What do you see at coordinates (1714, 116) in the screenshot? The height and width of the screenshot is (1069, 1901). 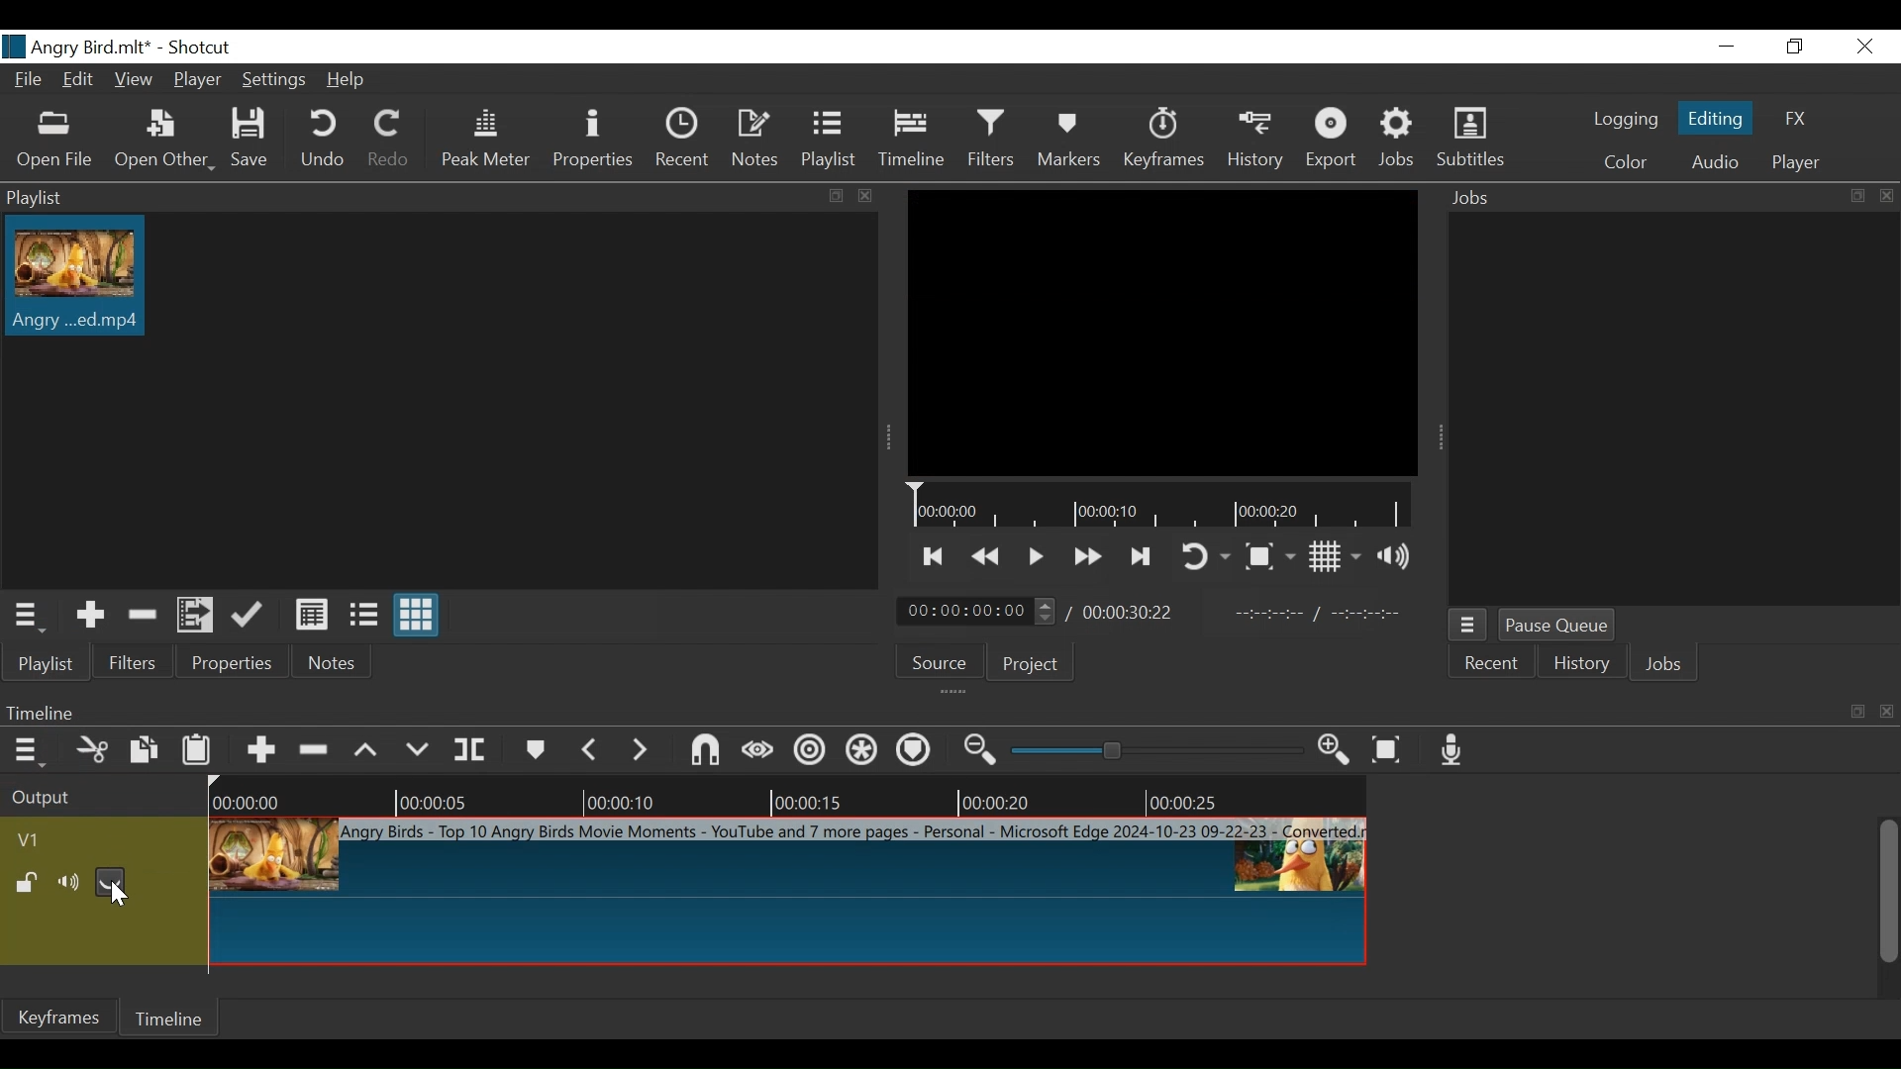 I see `Editing` at bounding box center [1714, 116].